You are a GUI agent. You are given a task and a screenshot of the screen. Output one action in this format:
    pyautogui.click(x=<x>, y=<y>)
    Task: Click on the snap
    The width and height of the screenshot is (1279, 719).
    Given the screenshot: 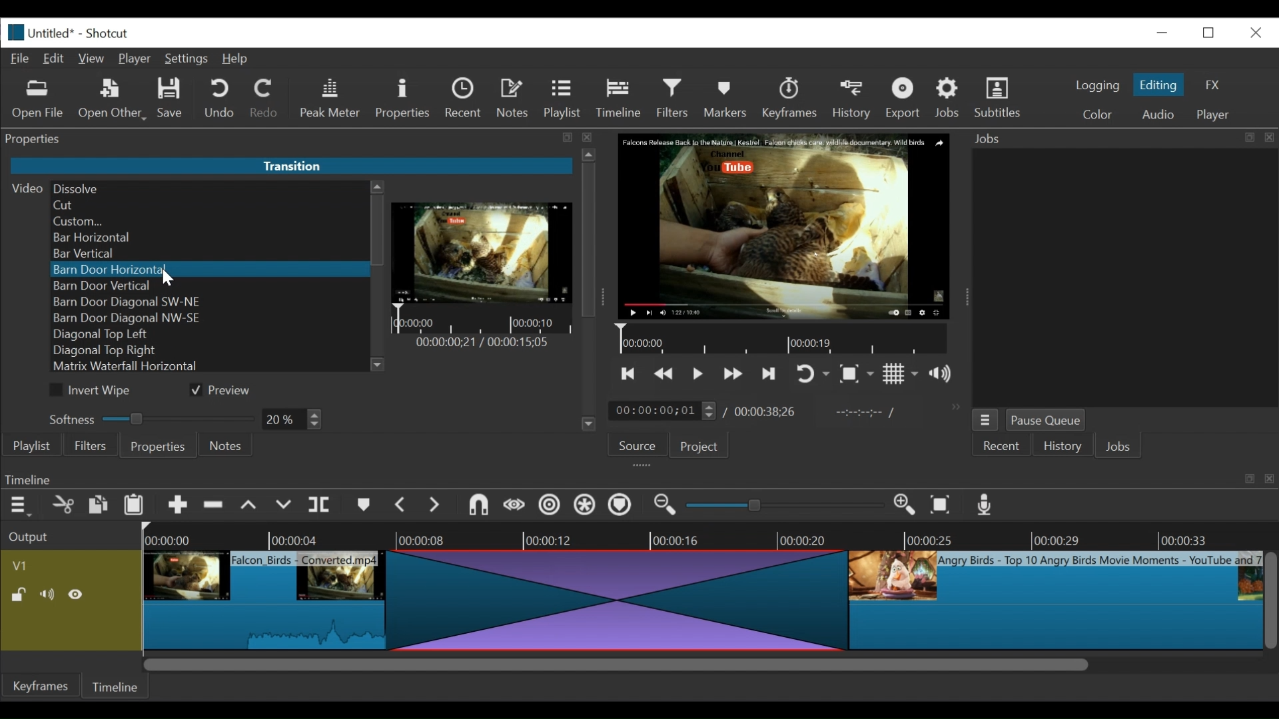 What is the action you would take?
    pyautogui.click(x=480, y=507)
    